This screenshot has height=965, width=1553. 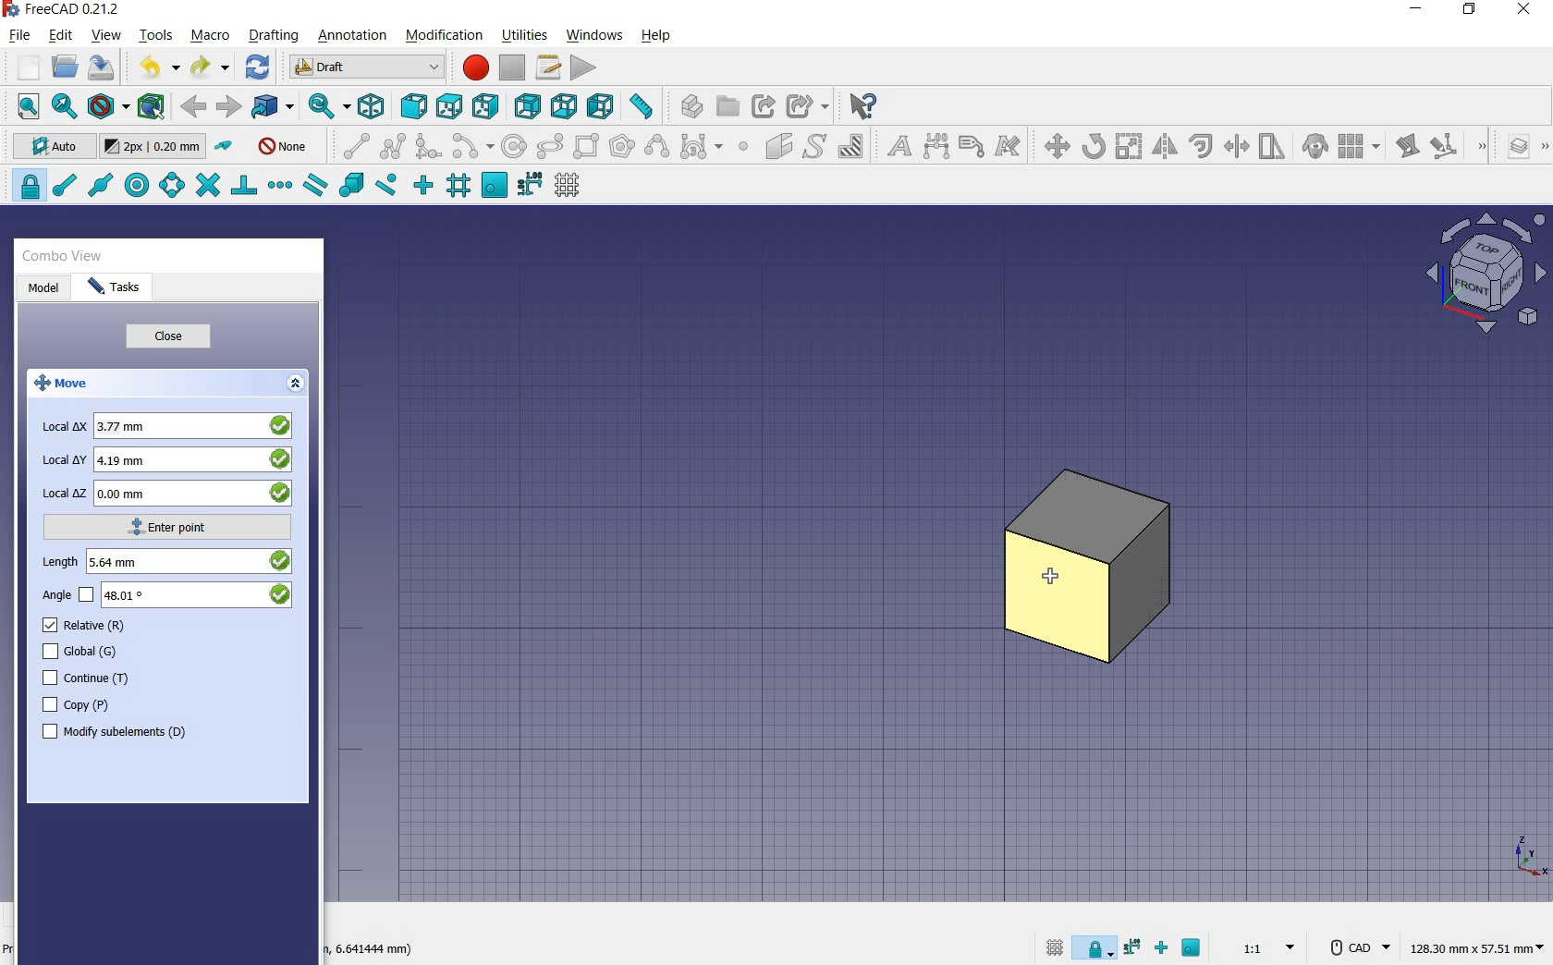 I want to click on mirror, so click(x=1166, y=146).